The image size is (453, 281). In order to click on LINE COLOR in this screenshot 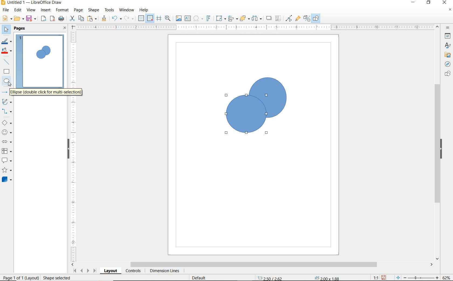, I will do `click(6, 41)`.